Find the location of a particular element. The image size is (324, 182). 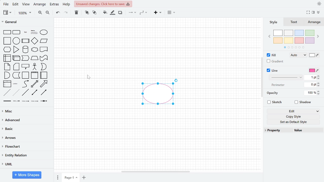

parallelogram is located at coordinates (44, 41).